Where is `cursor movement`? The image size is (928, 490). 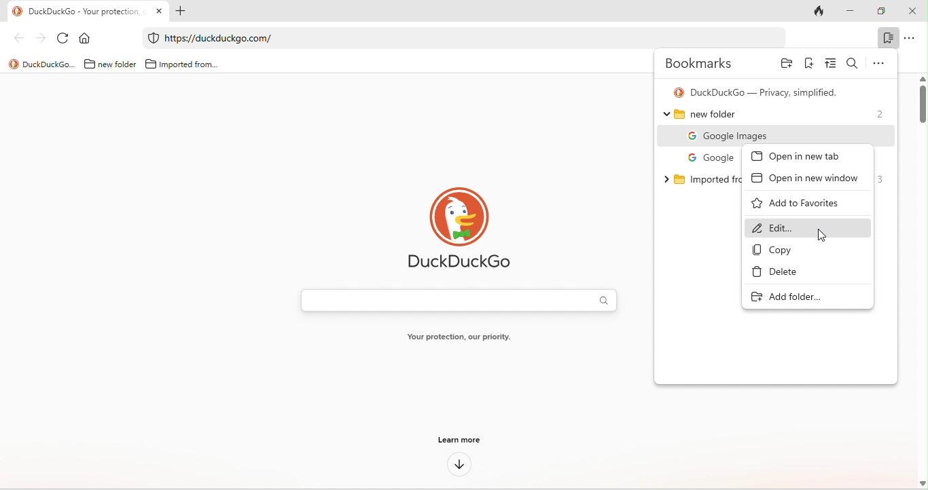
cursor movement is located at coordinates (821, 235).